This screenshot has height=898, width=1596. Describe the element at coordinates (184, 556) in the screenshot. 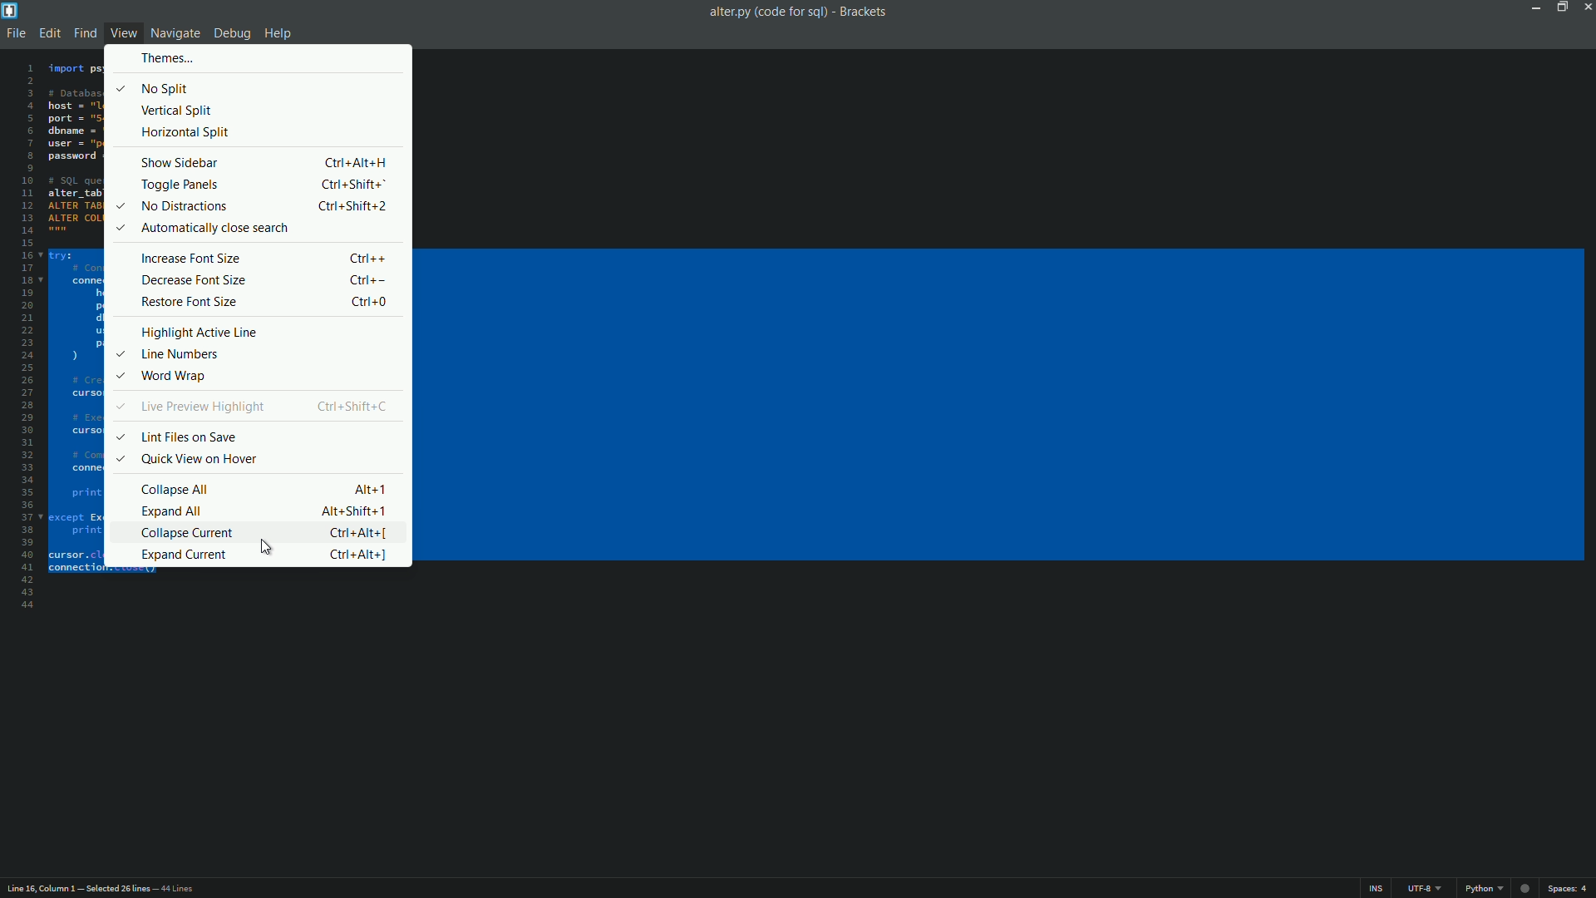

I see `expand current` at that location.